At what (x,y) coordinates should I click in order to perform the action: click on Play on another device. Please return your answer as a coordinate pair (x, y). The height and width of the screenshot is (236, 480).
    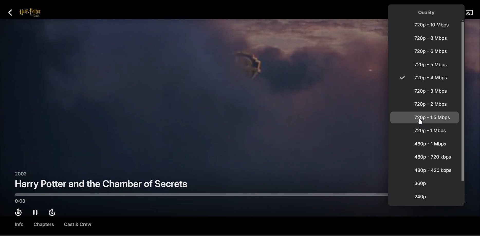
    Looking at the image, I should click on (469, 13).